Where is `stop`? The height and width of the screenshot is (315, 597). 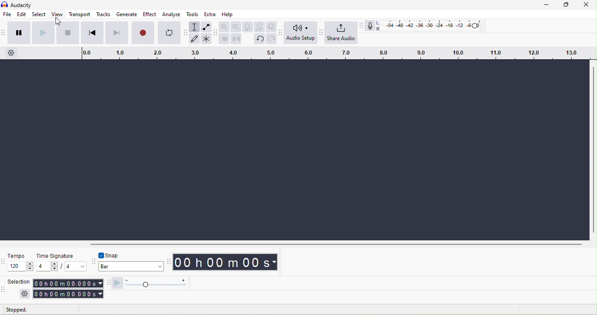 stop is located at coordinates (68, 33).